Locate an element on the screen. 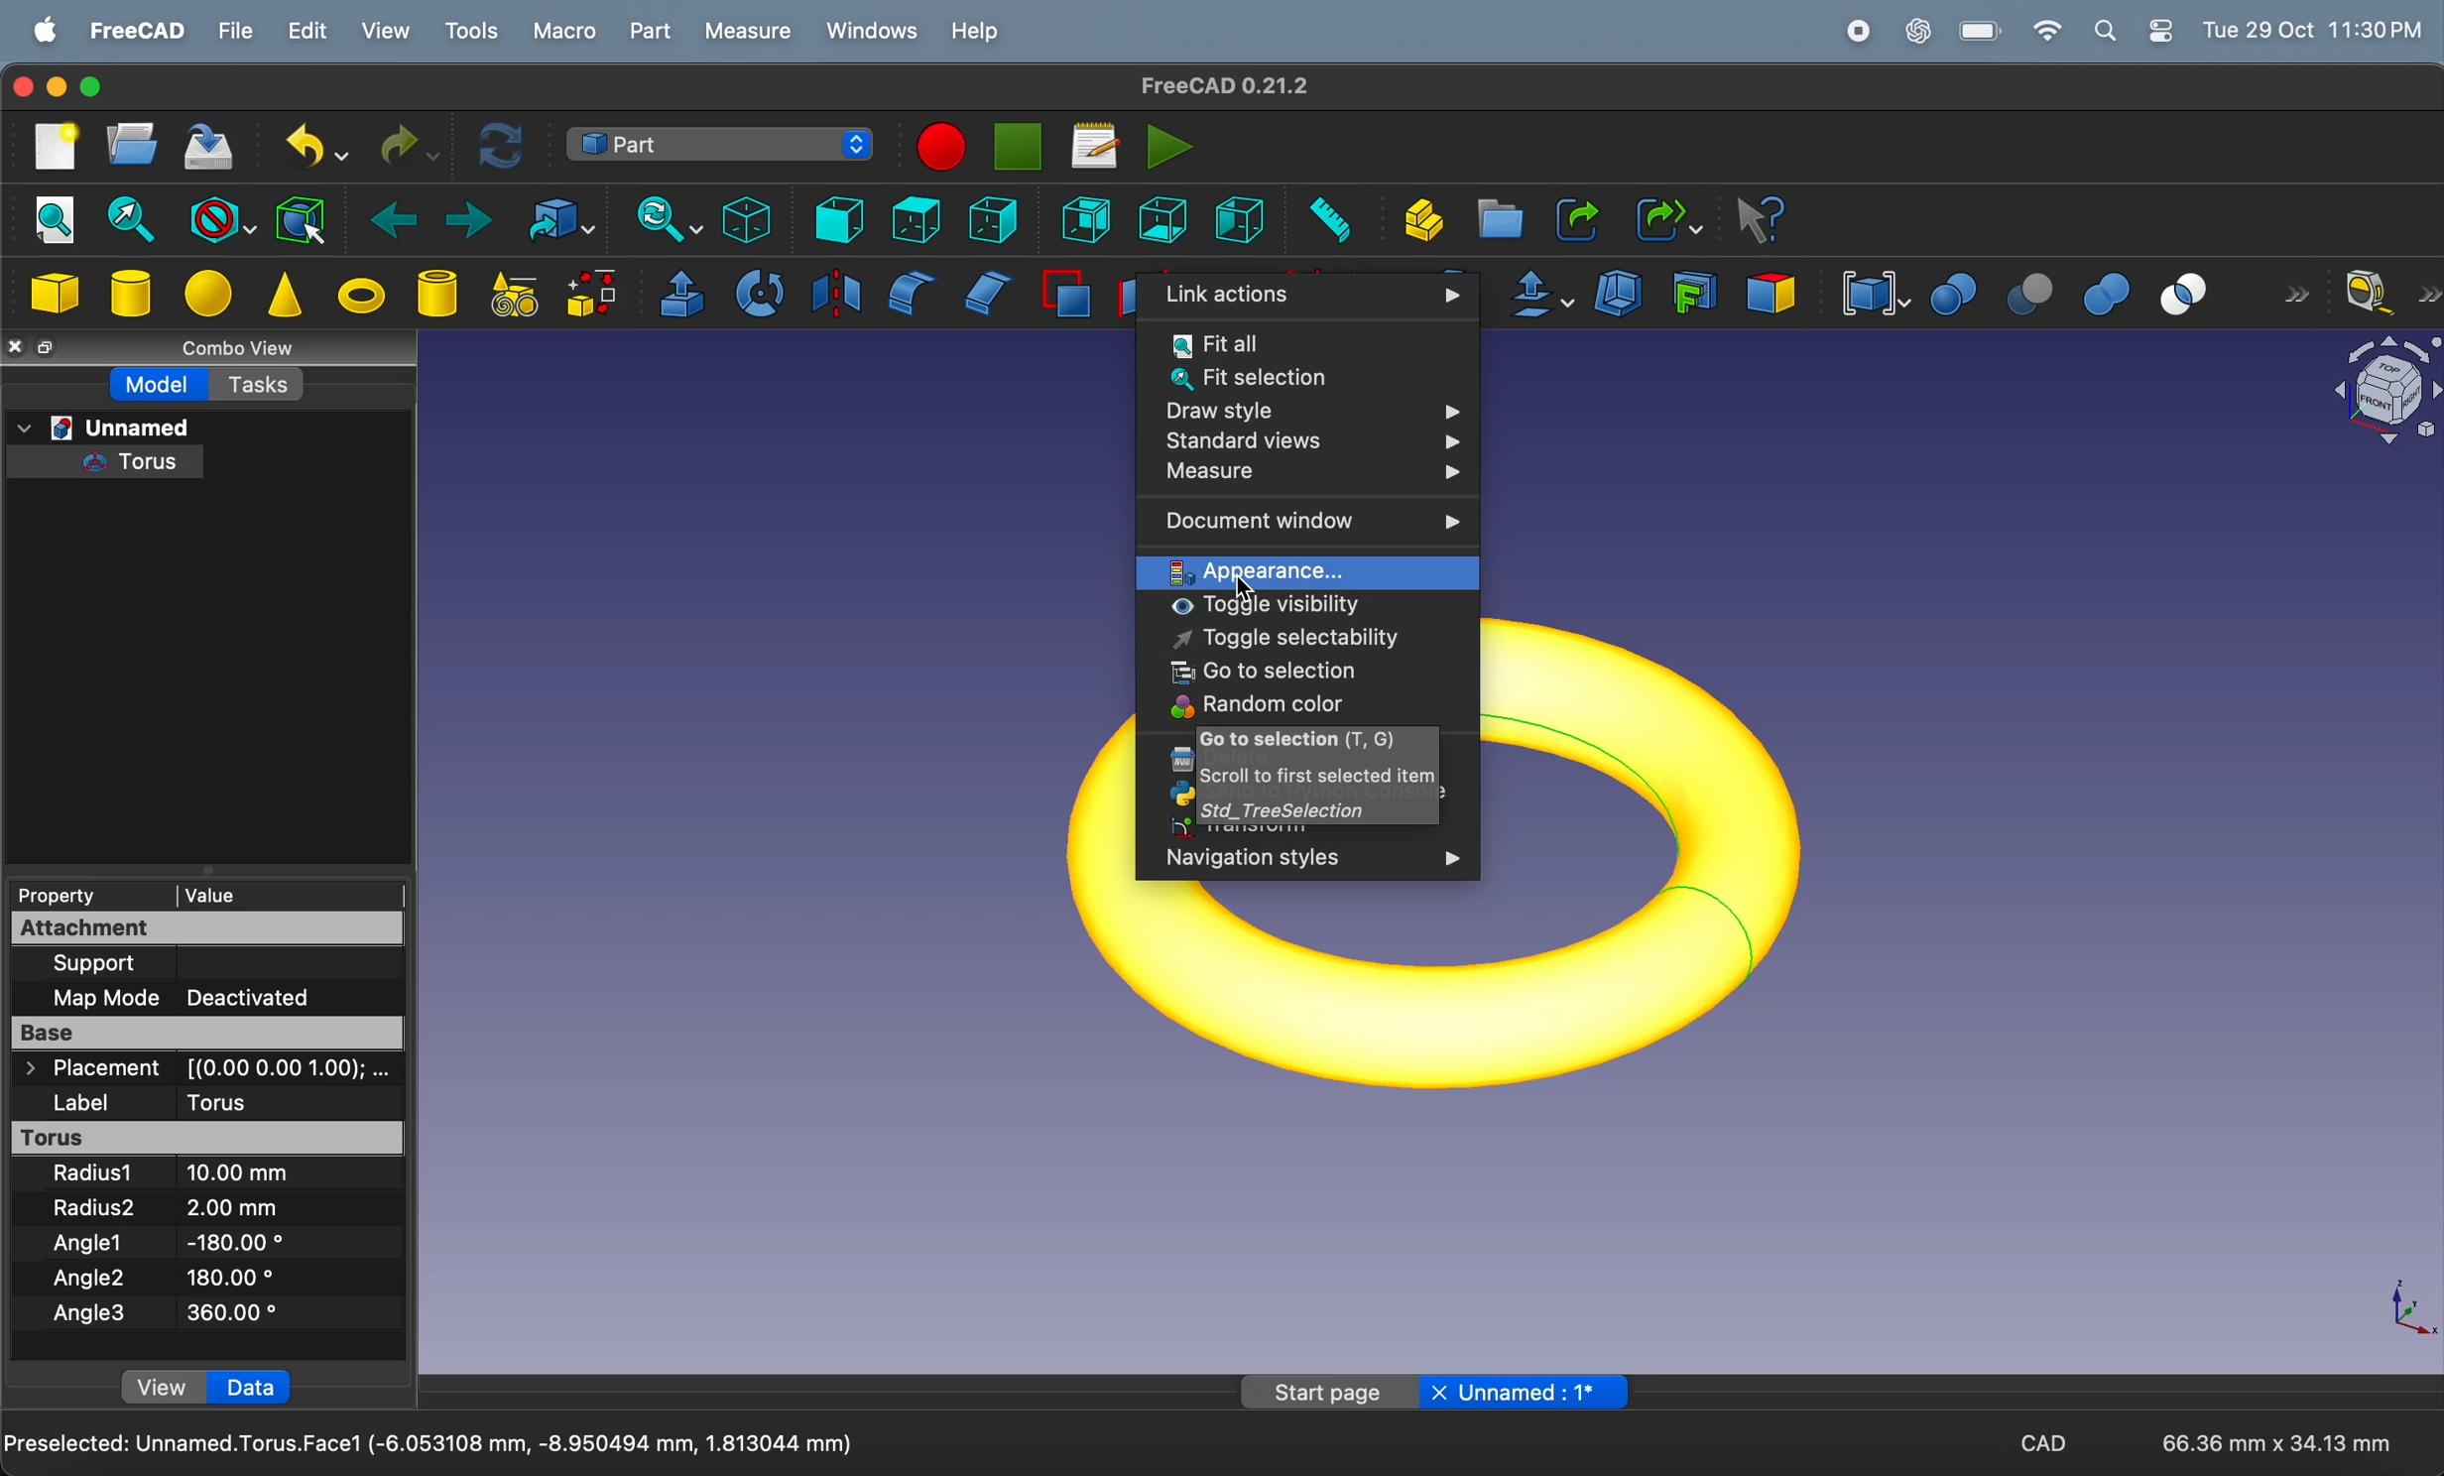 This screenshot has height=1476, width=2444. link actions is located at coordinates (1305, 296).